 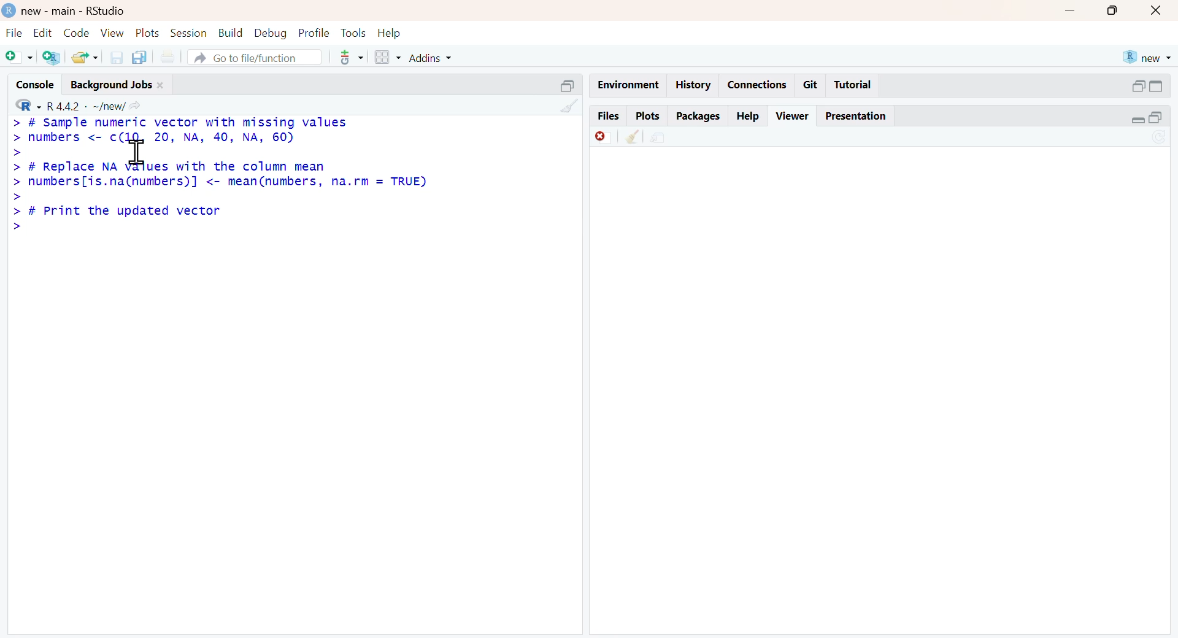 I want to click on share folder, so click(x=87, y=58).